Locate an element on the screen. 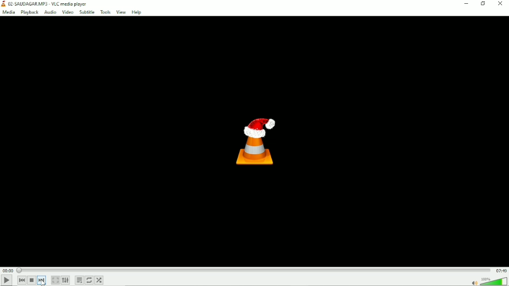 This screenshot has width=509, height=286. Help is located at coordinates (137, 12).